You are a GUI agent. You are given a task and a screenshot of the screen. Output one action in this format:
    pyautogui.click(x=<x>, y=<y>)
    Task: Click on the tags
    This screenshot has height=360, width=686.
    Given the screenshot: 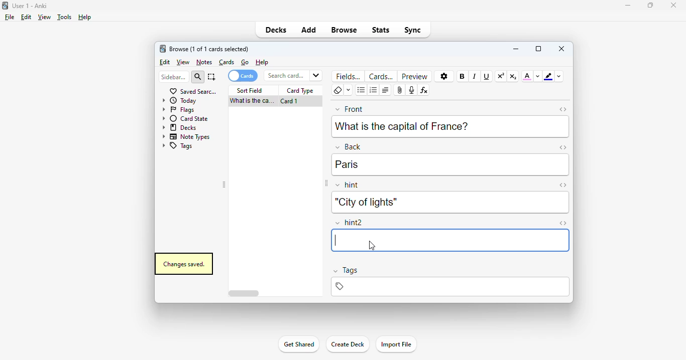 What is the action you would take?
    pyautogui.click(x=177, y=146)
    